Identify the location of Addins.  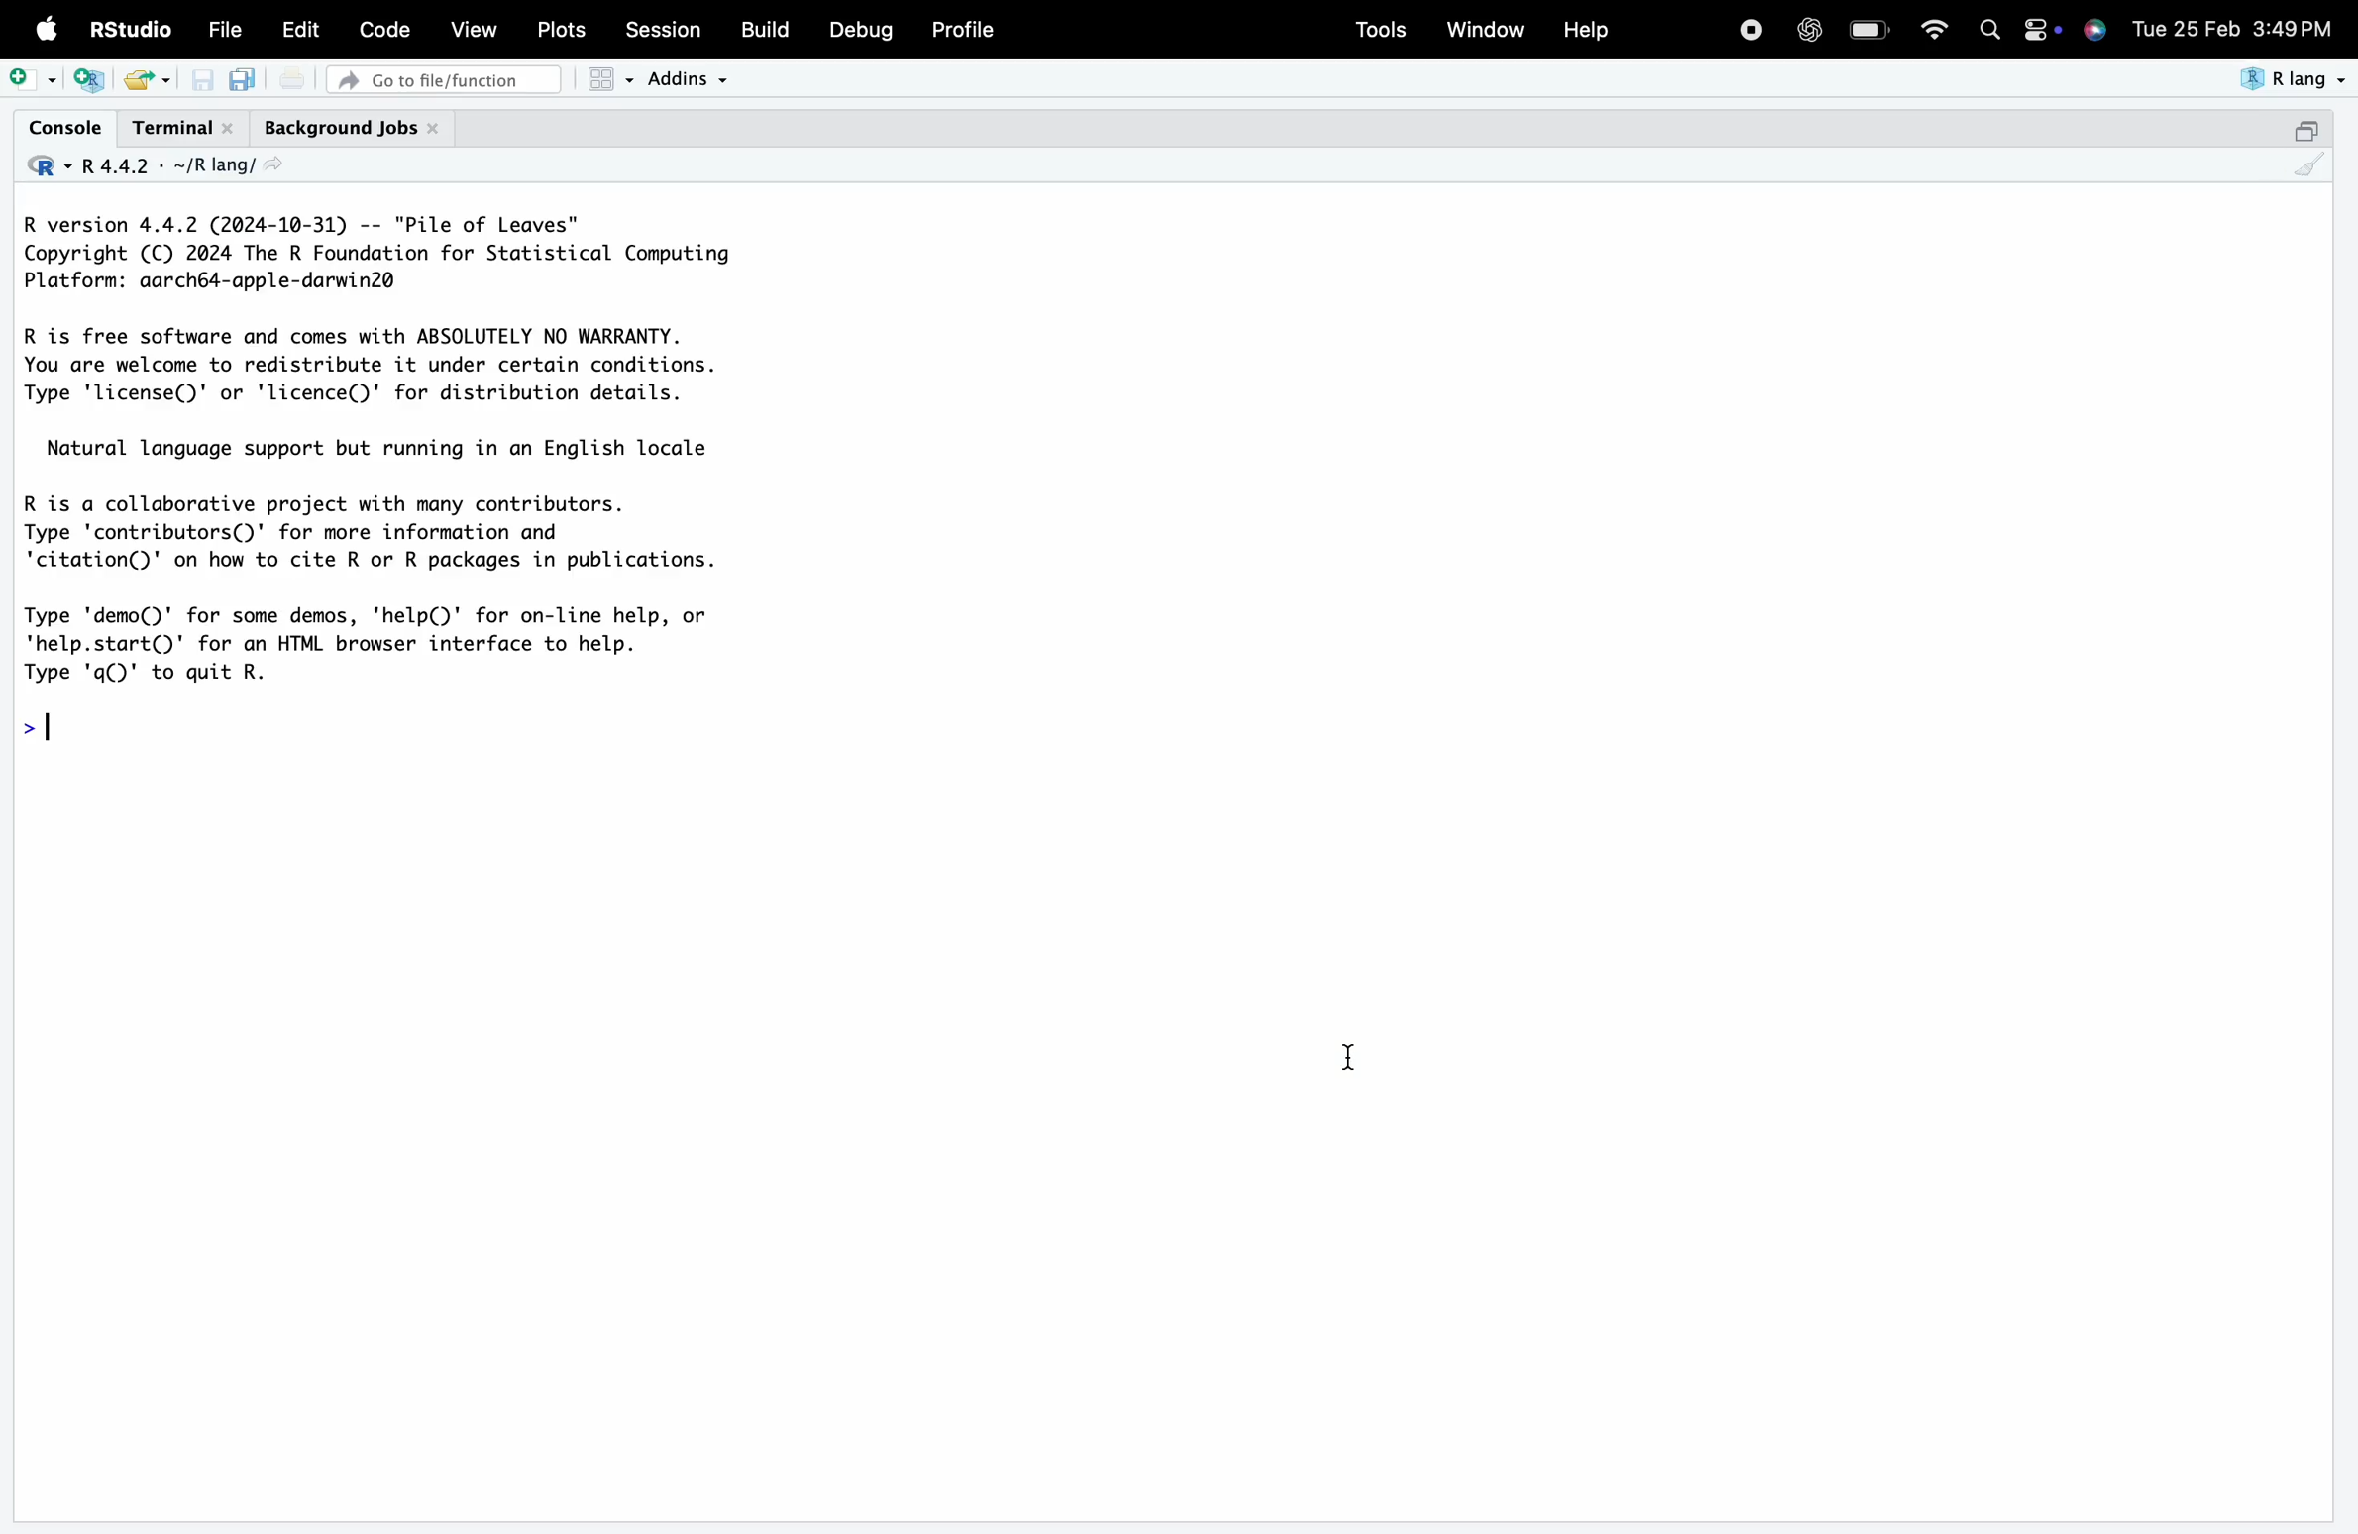
(686, 79).